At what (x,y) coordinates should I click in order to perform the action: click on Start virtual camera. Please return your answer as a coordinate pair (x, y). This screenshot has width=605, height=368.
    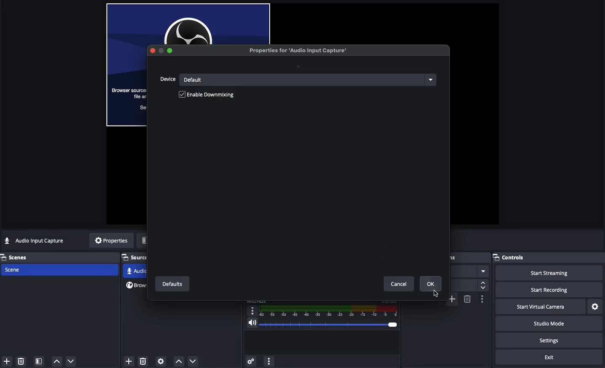
    Looking at the image, I should click on (539, 307).